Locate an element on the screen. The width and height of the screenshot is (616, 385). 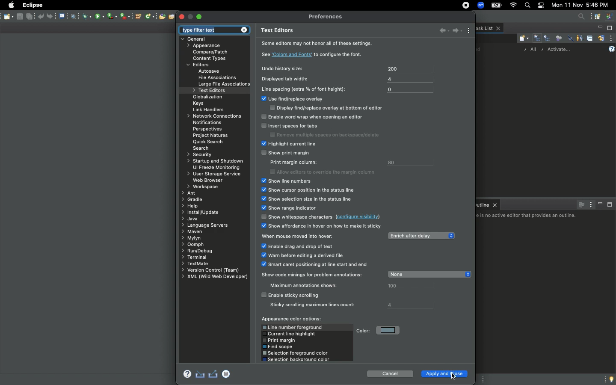
User storage service is located at coordinates (215, 173).